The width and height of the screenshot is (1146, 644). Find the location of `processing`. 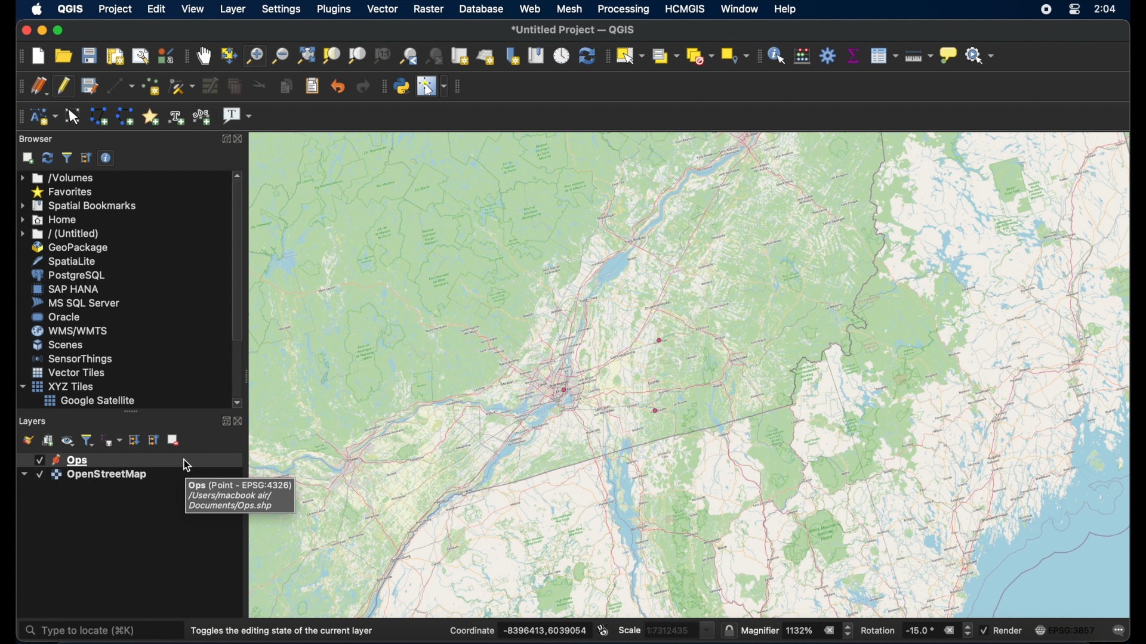

processing is located at coordinates (624, 10).